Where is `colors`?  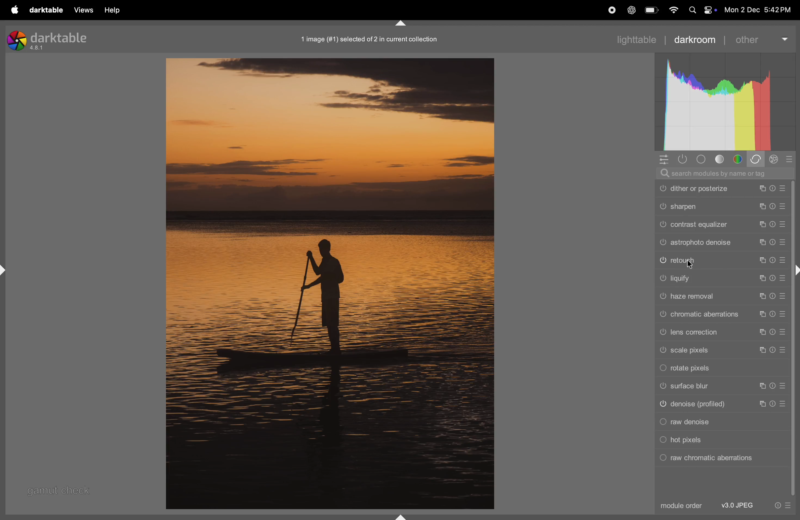
colors is located at coordinates (739, 159).